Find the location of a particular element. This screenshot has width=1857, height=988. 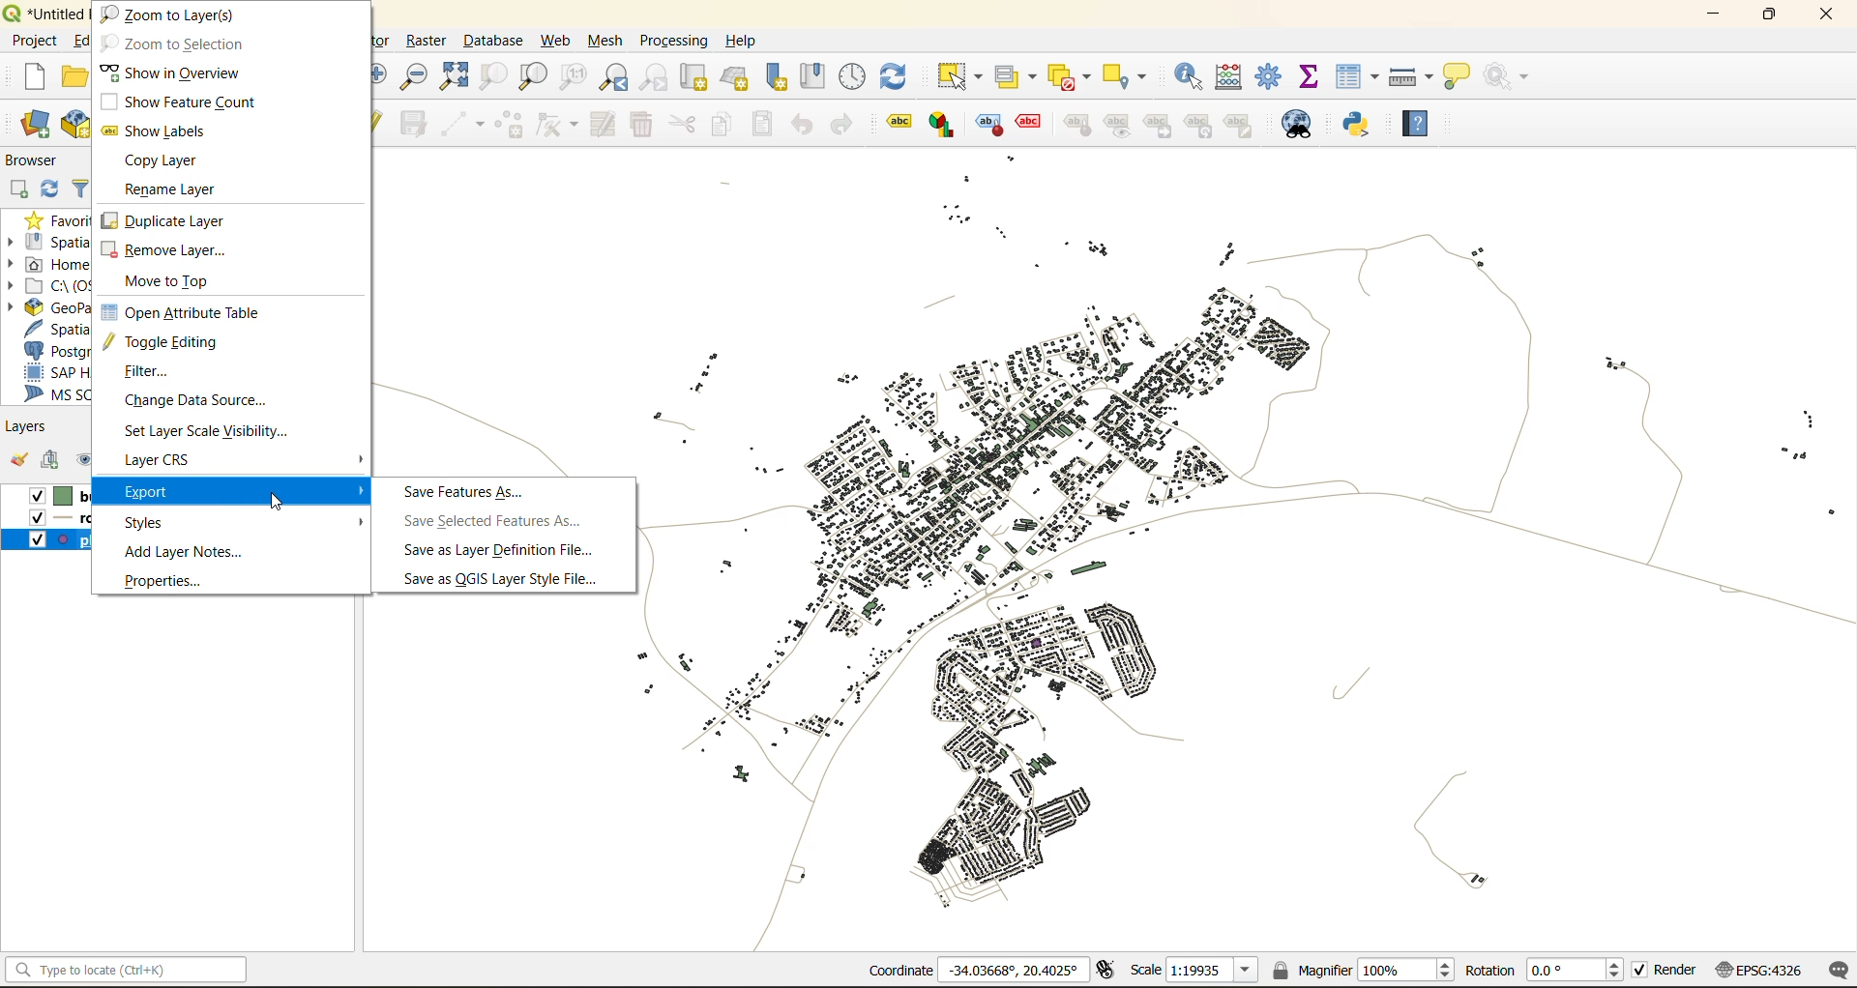

zoom full is located at coordinates (458, 77).